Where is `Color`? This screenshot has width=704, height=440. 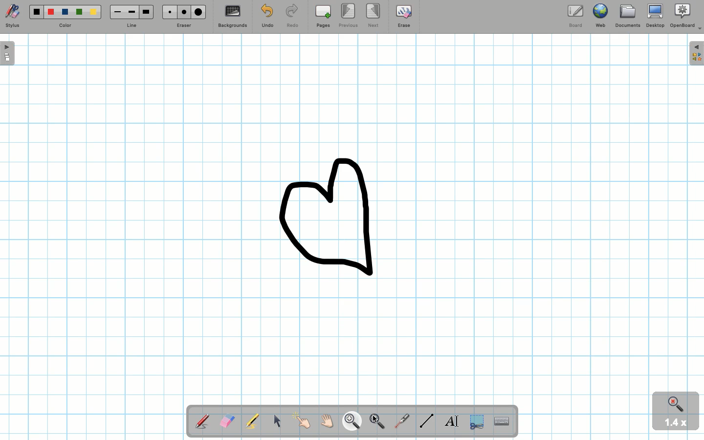 Color is located at coordinates (66, 17).